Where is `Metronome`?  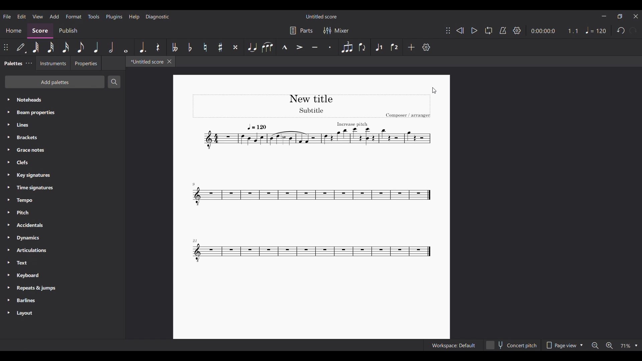 Metronome is located at coordinates (503, 30).